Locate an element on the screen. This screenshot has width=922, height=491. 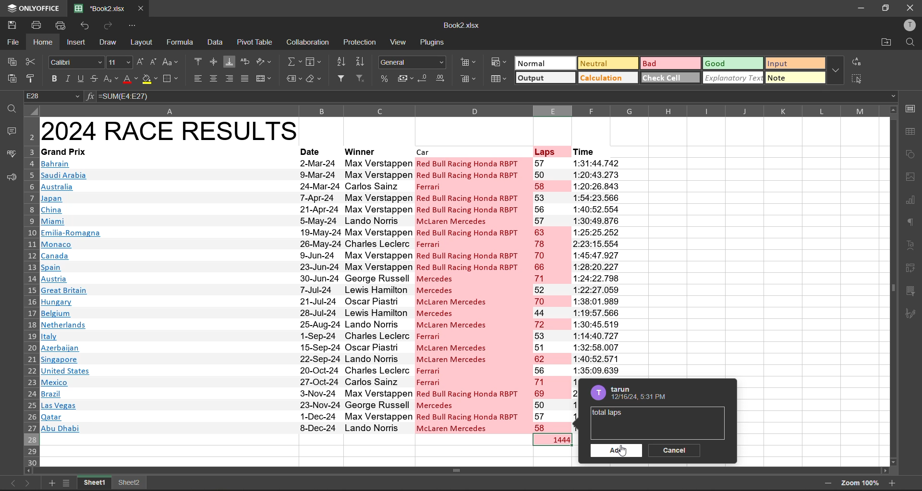
number format is located at coordinates (412, 63).